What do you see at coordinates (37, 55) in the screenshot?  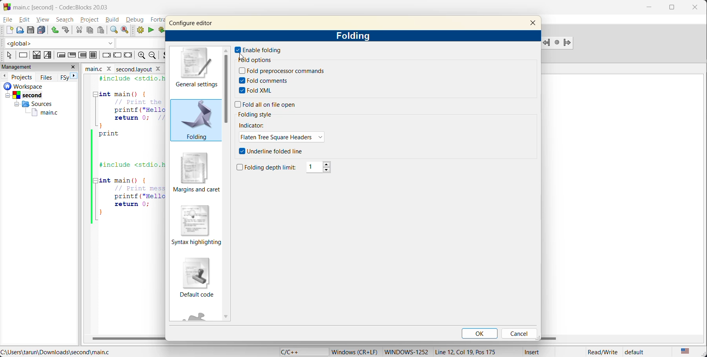 I see `decision` at bounding box center [37, 55].